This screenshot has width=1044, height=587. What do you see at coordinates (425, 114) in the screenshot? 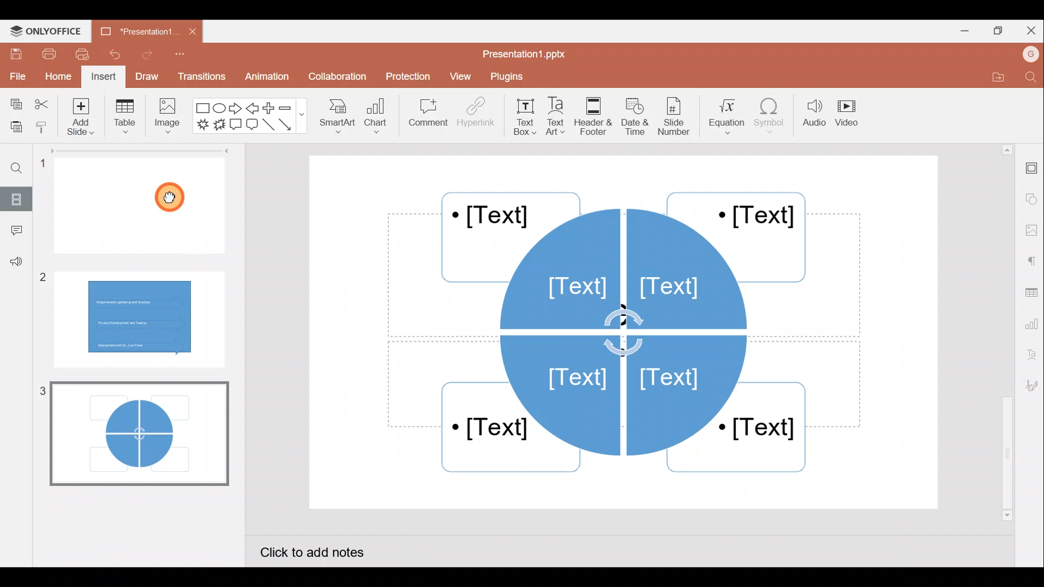
I see `Comment` at bounding box center [425, 114].